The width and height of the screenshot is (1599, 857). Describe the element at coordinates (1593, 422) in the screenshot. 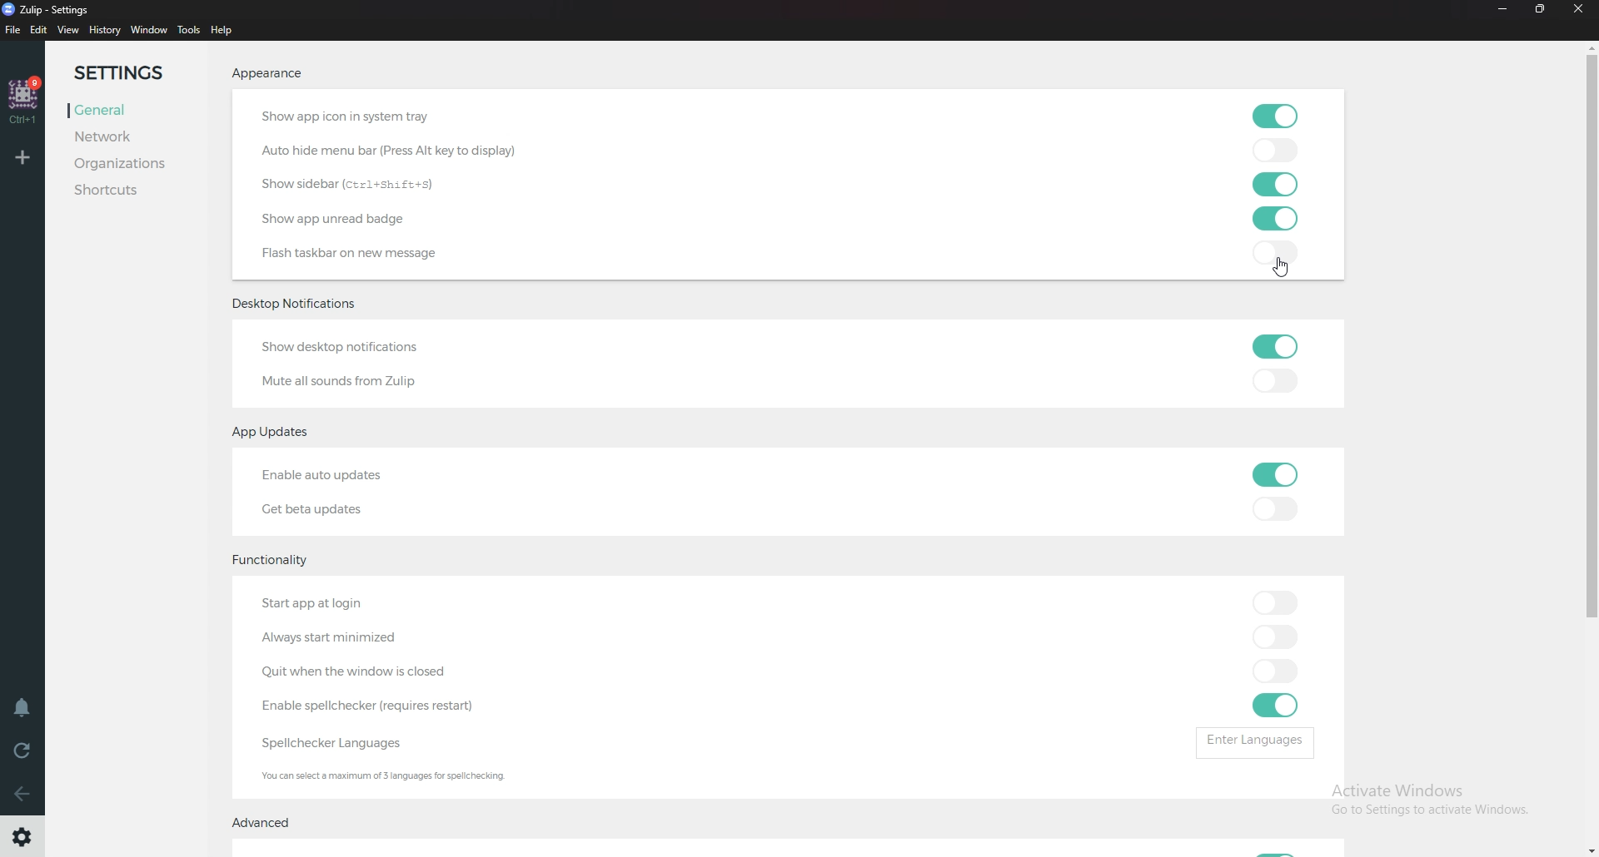

I see `scroll bar` at that location.